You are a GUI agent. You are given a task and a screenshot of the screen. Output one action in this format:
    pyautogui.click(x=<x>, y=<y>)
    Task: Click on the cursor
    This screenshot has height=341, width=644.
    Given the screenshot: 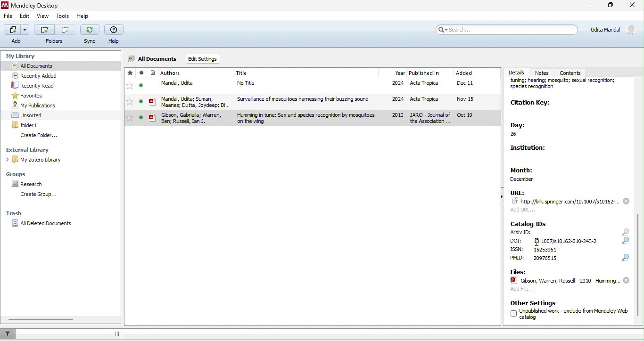 What is the action you would take?
    pyautogui.click(x=537, y=243)
    